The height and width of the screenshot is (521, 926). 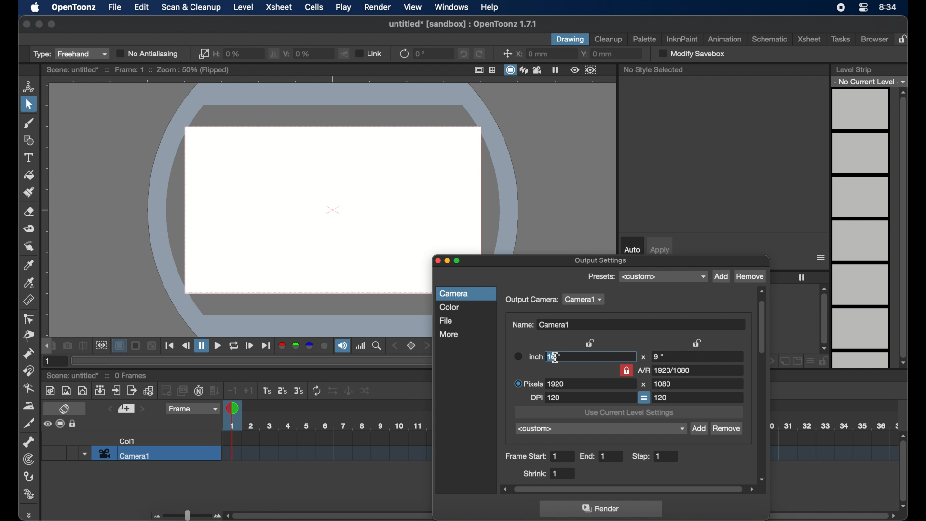 What do you see at coordinates (83, 453) in the screenshot?
I see `dropdown` at bounding box center [83, 453].